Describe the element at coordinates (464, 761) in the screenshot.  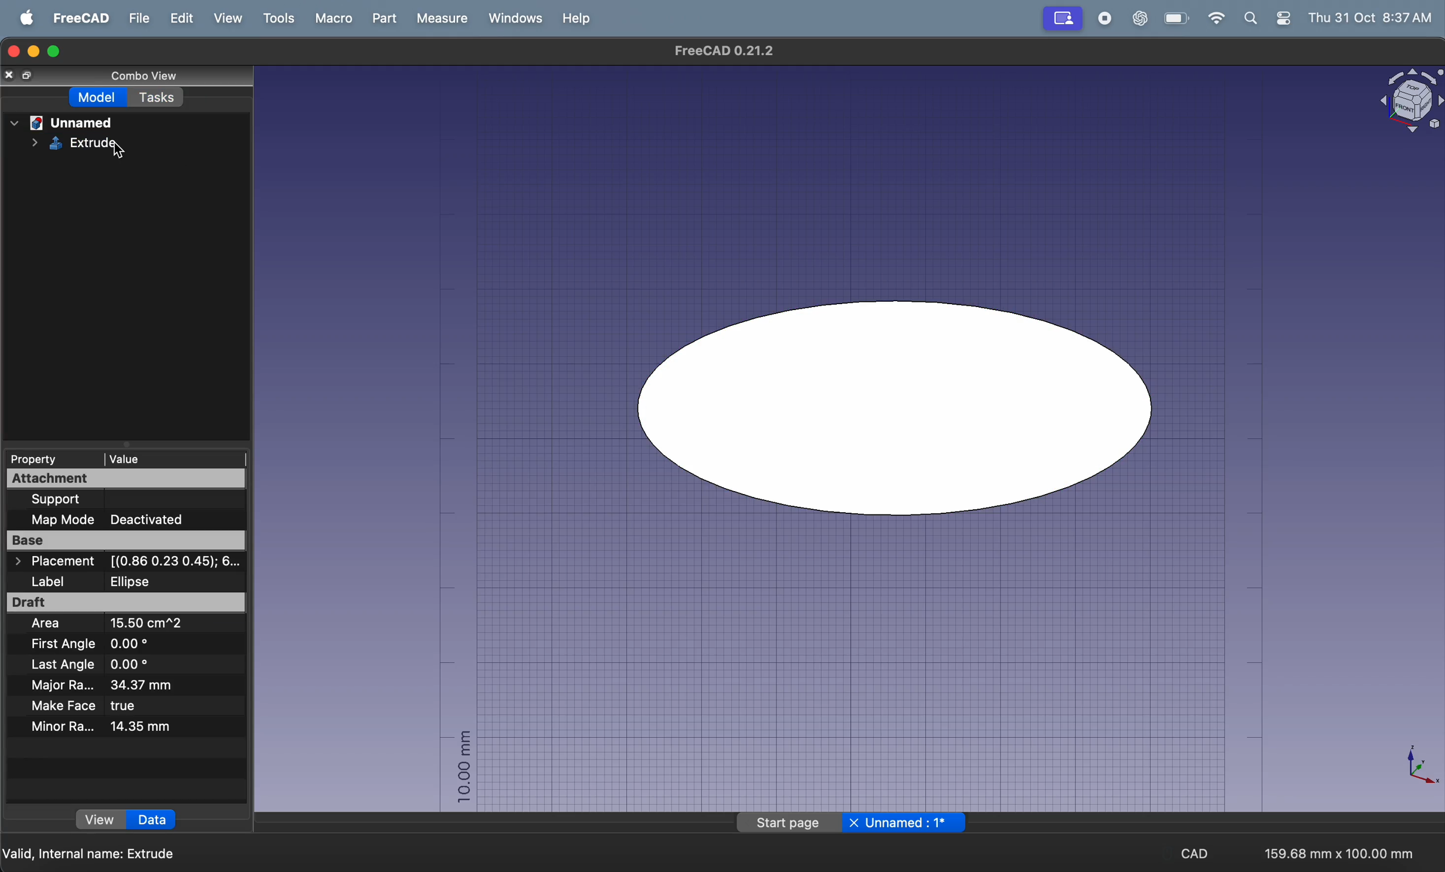
I see `10.00 mm` at that location.